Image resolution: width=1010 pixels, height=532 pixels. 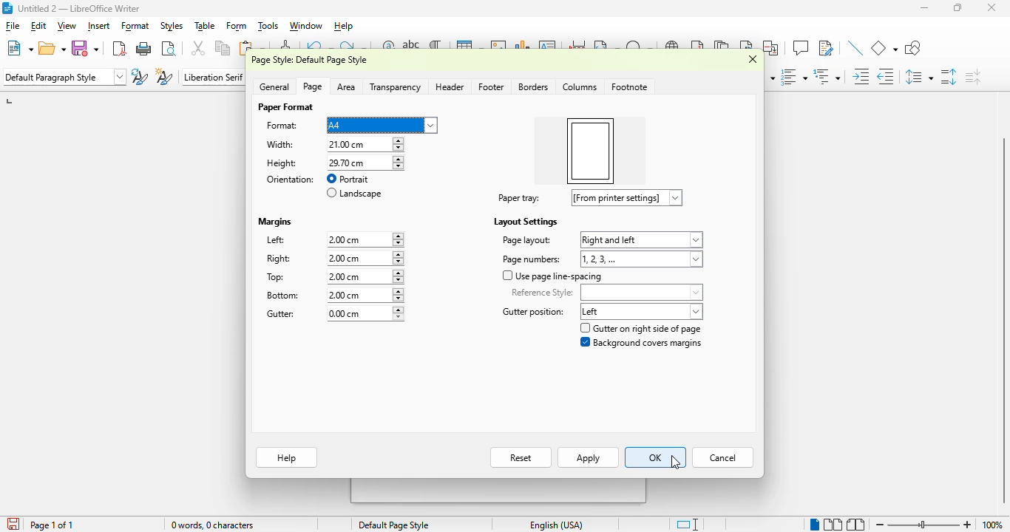 What do you see at coordinates (165, 76) in the screenshot?
I see `new style from selection` at bounding box center [165, 76].